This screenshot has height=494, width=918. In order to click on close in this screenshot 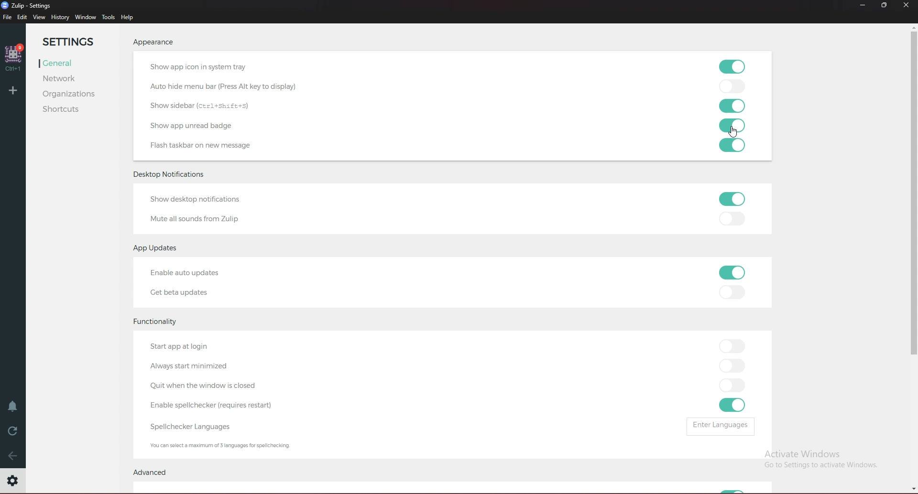, I will do `click(906, 6)`.